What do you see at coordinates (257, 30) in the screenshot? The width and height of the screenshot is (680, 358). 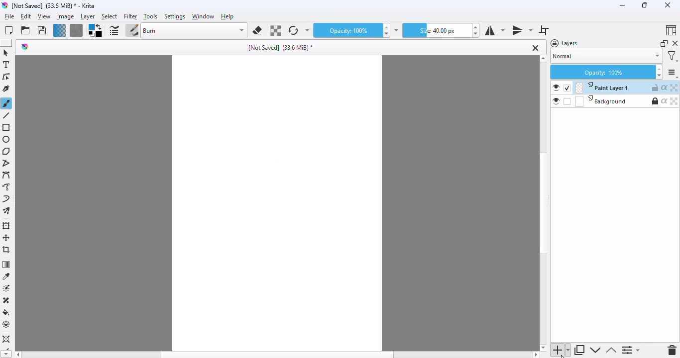 I see `set eraser mode` at bounding box center [257, 30].